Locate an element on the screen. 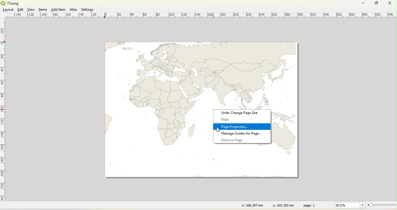 The height and width of the screenshot is (210, 397). y: 105.192 mm is located at coordinates (281, 205).